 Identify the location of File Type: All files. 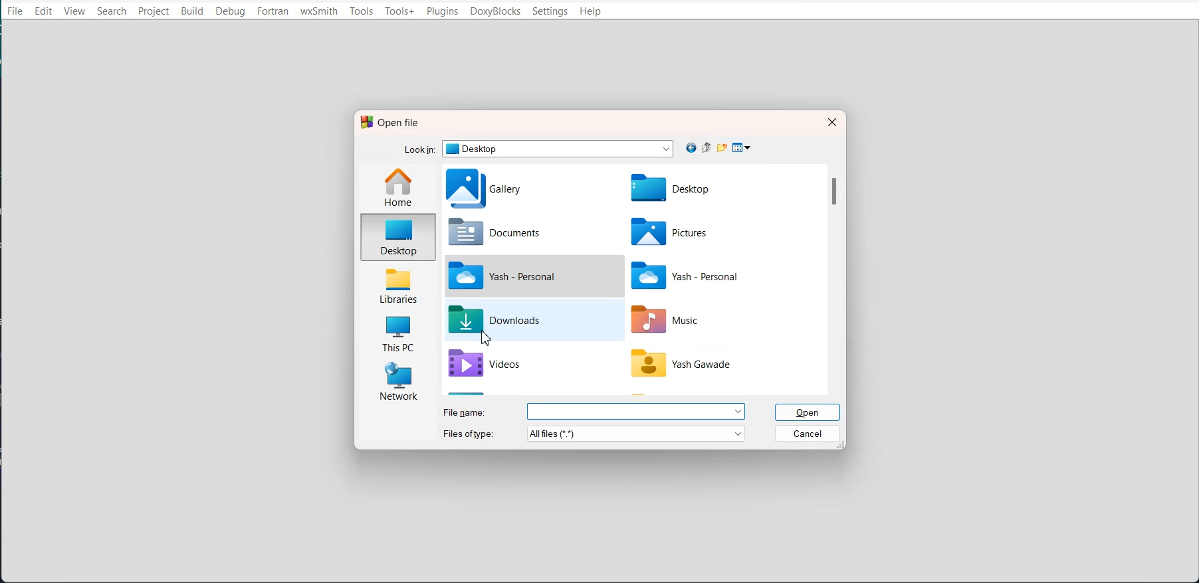
(595, 434).